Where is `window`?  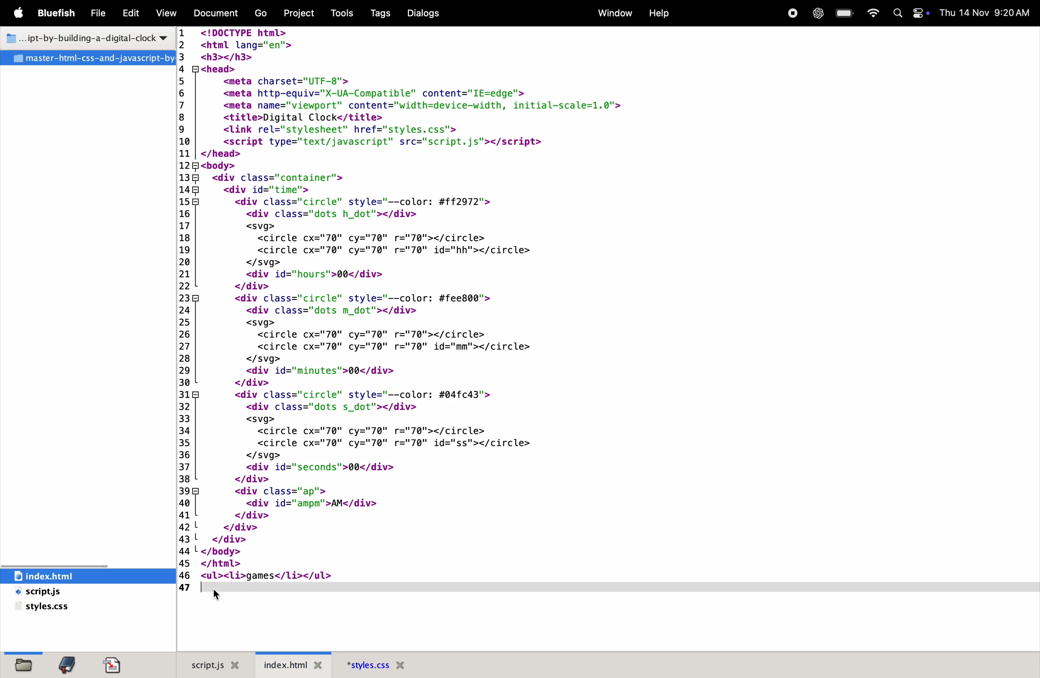
window is located at coordinates (613, 12).